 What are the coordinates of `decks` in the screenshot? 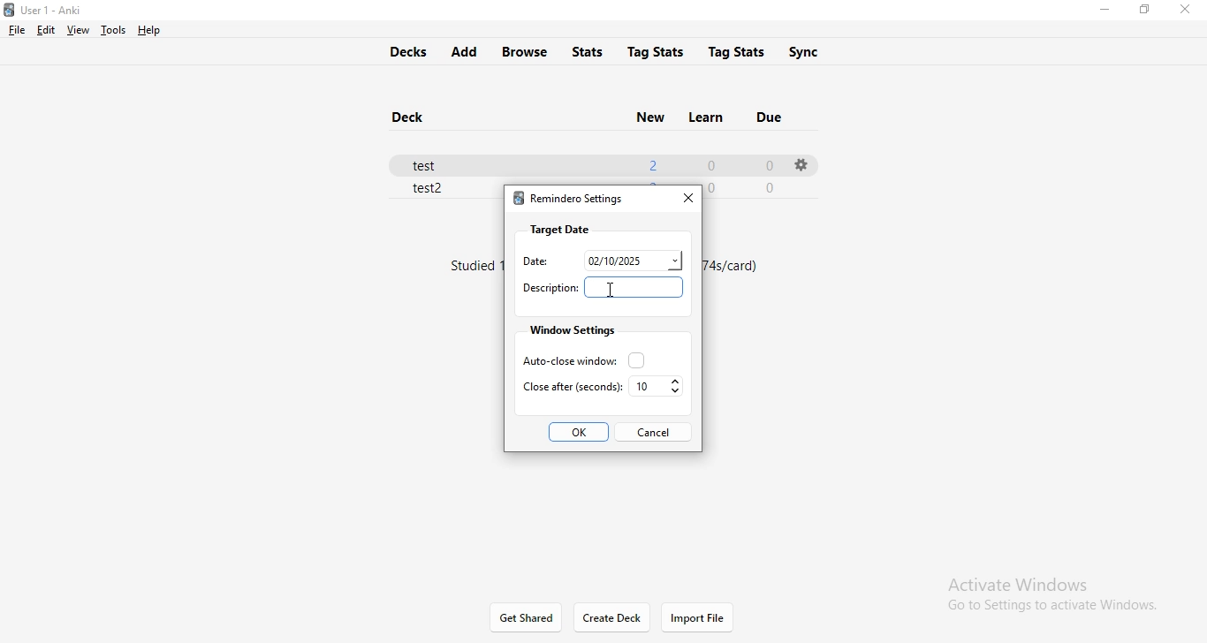 It's located at (404, 49).